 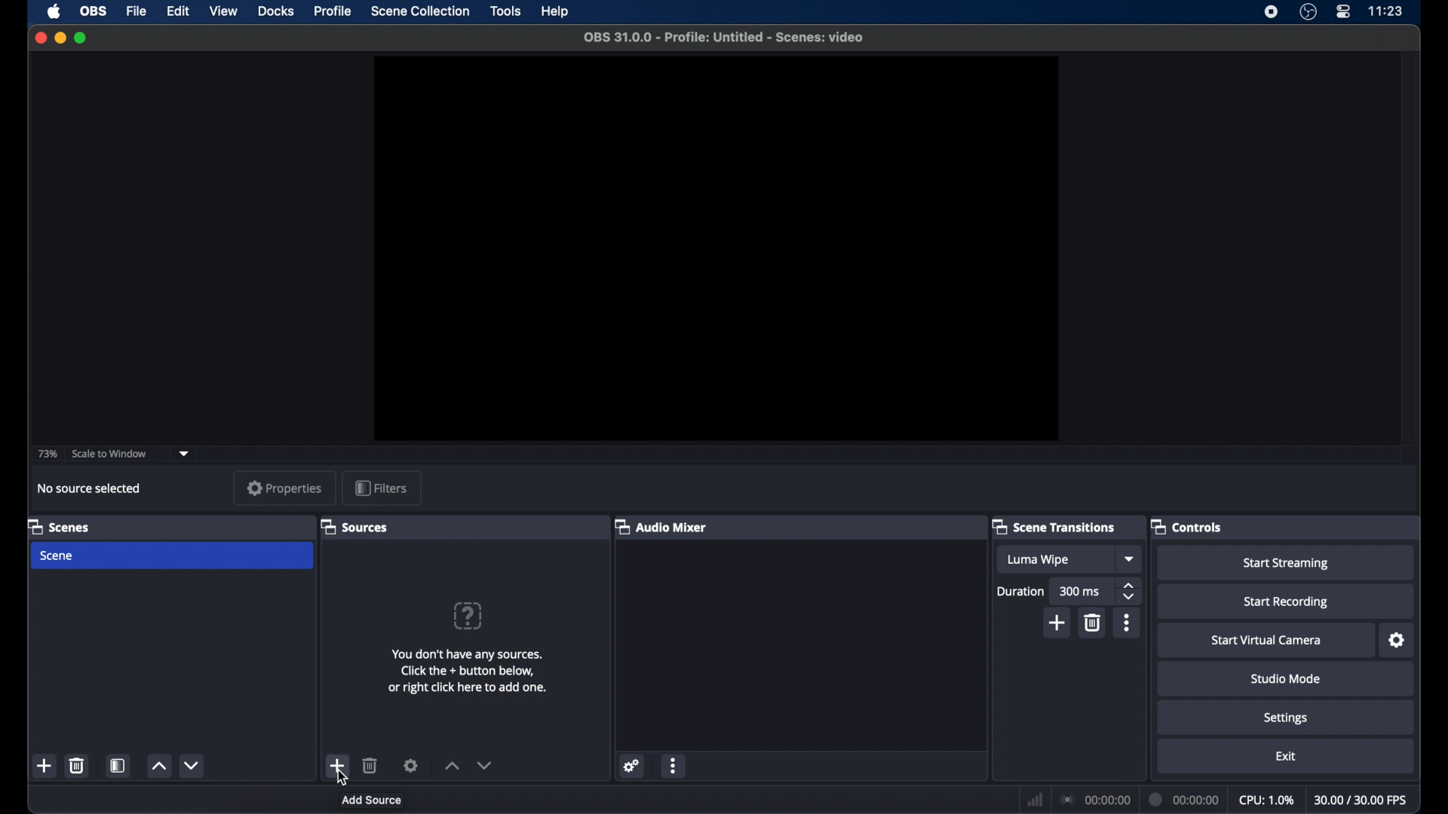 What do you see at coordinates (1097, 800) in the screenshot?
I see `connection` at bounding box center [1097, 800].